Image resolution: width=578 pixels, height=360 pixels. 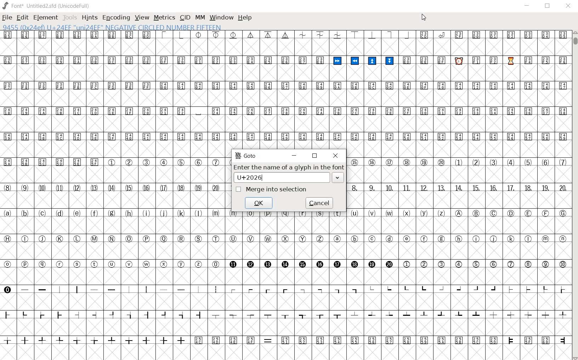 What do you see at coordinates (548, 6) in the screenshot?
I see `RESTORE` at bounding box center [548, 6].